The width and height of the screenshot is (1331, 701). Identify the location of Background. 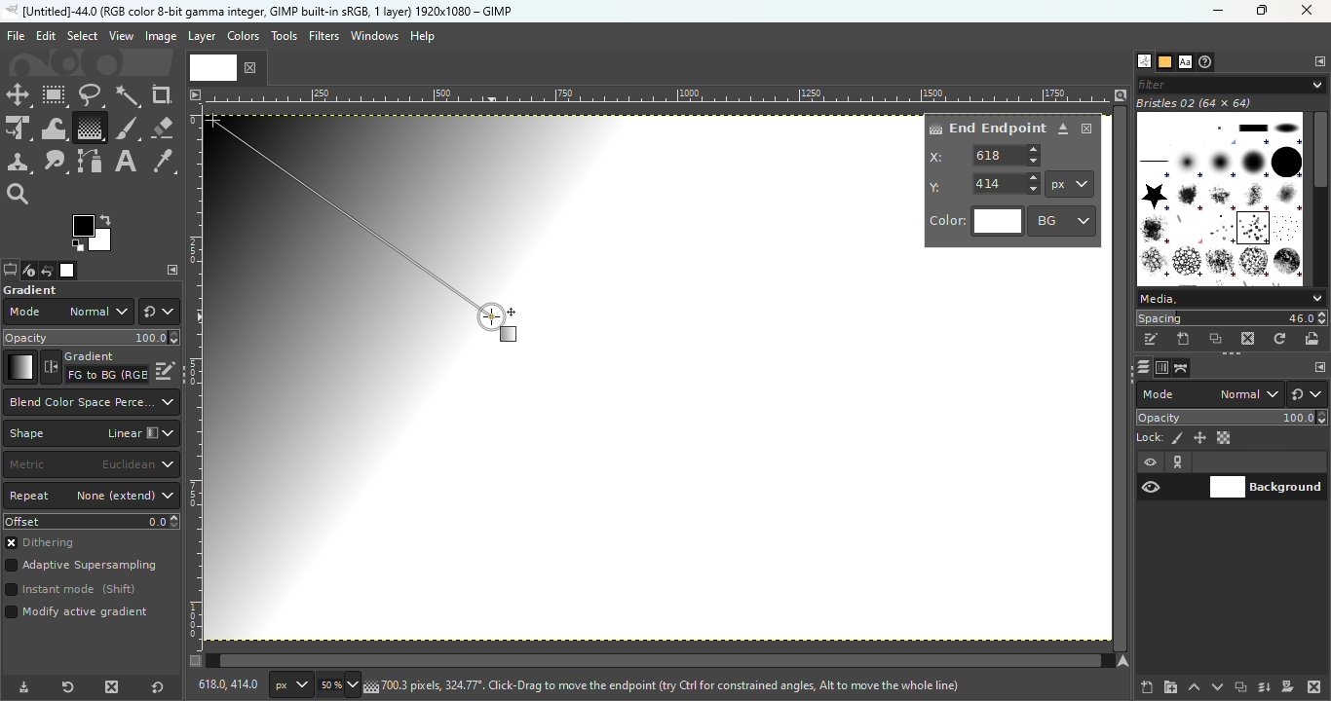
(1267, 485).